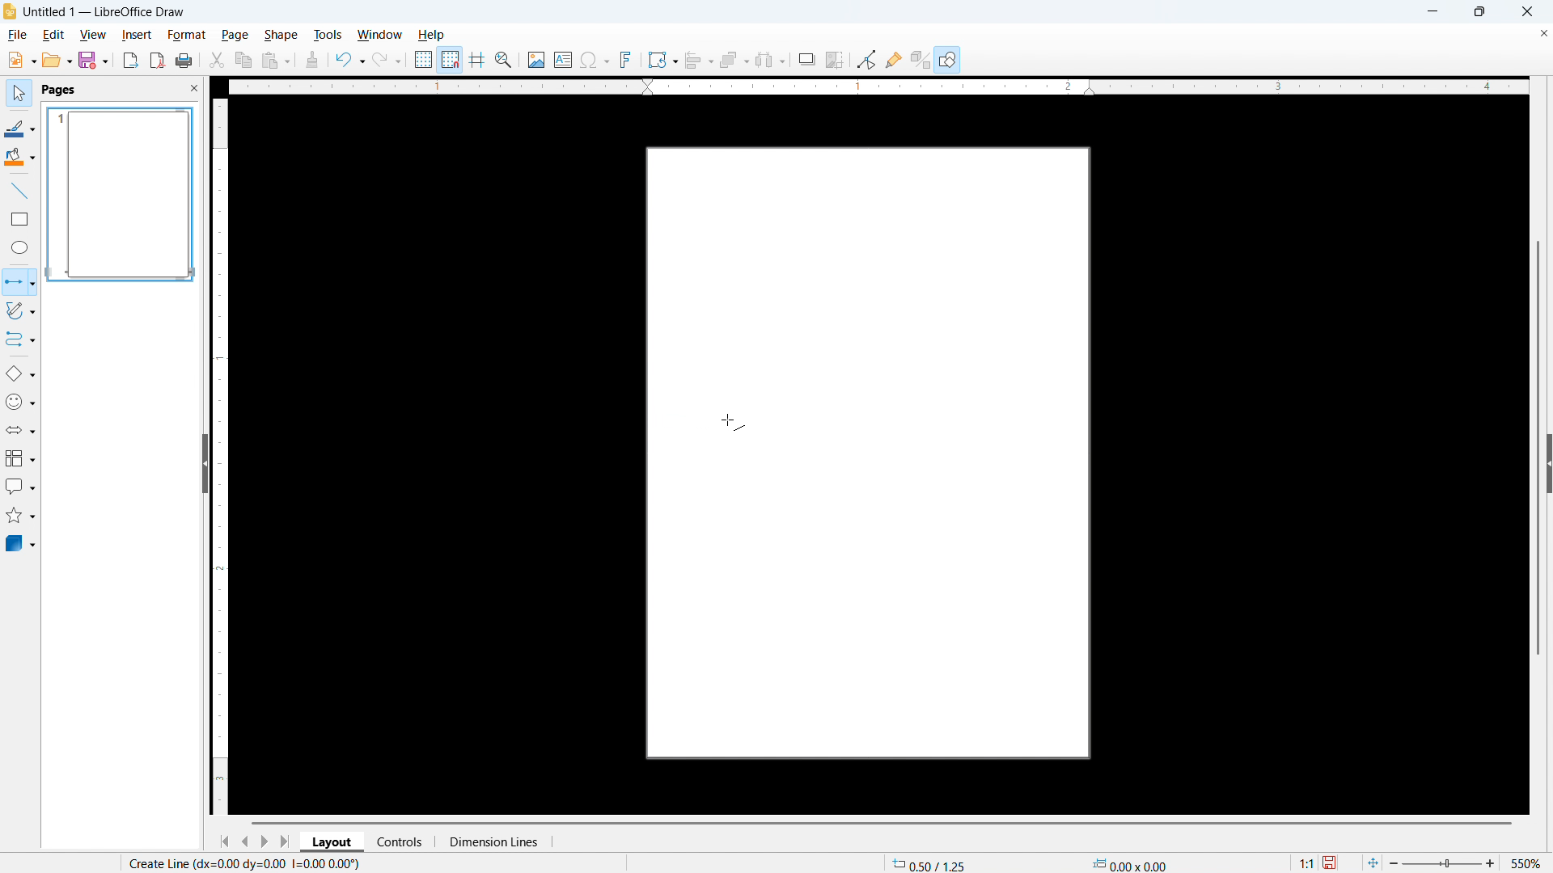 The height and width of the screenshot is (873, 1553). I want to click on Window , so click(379, 35).